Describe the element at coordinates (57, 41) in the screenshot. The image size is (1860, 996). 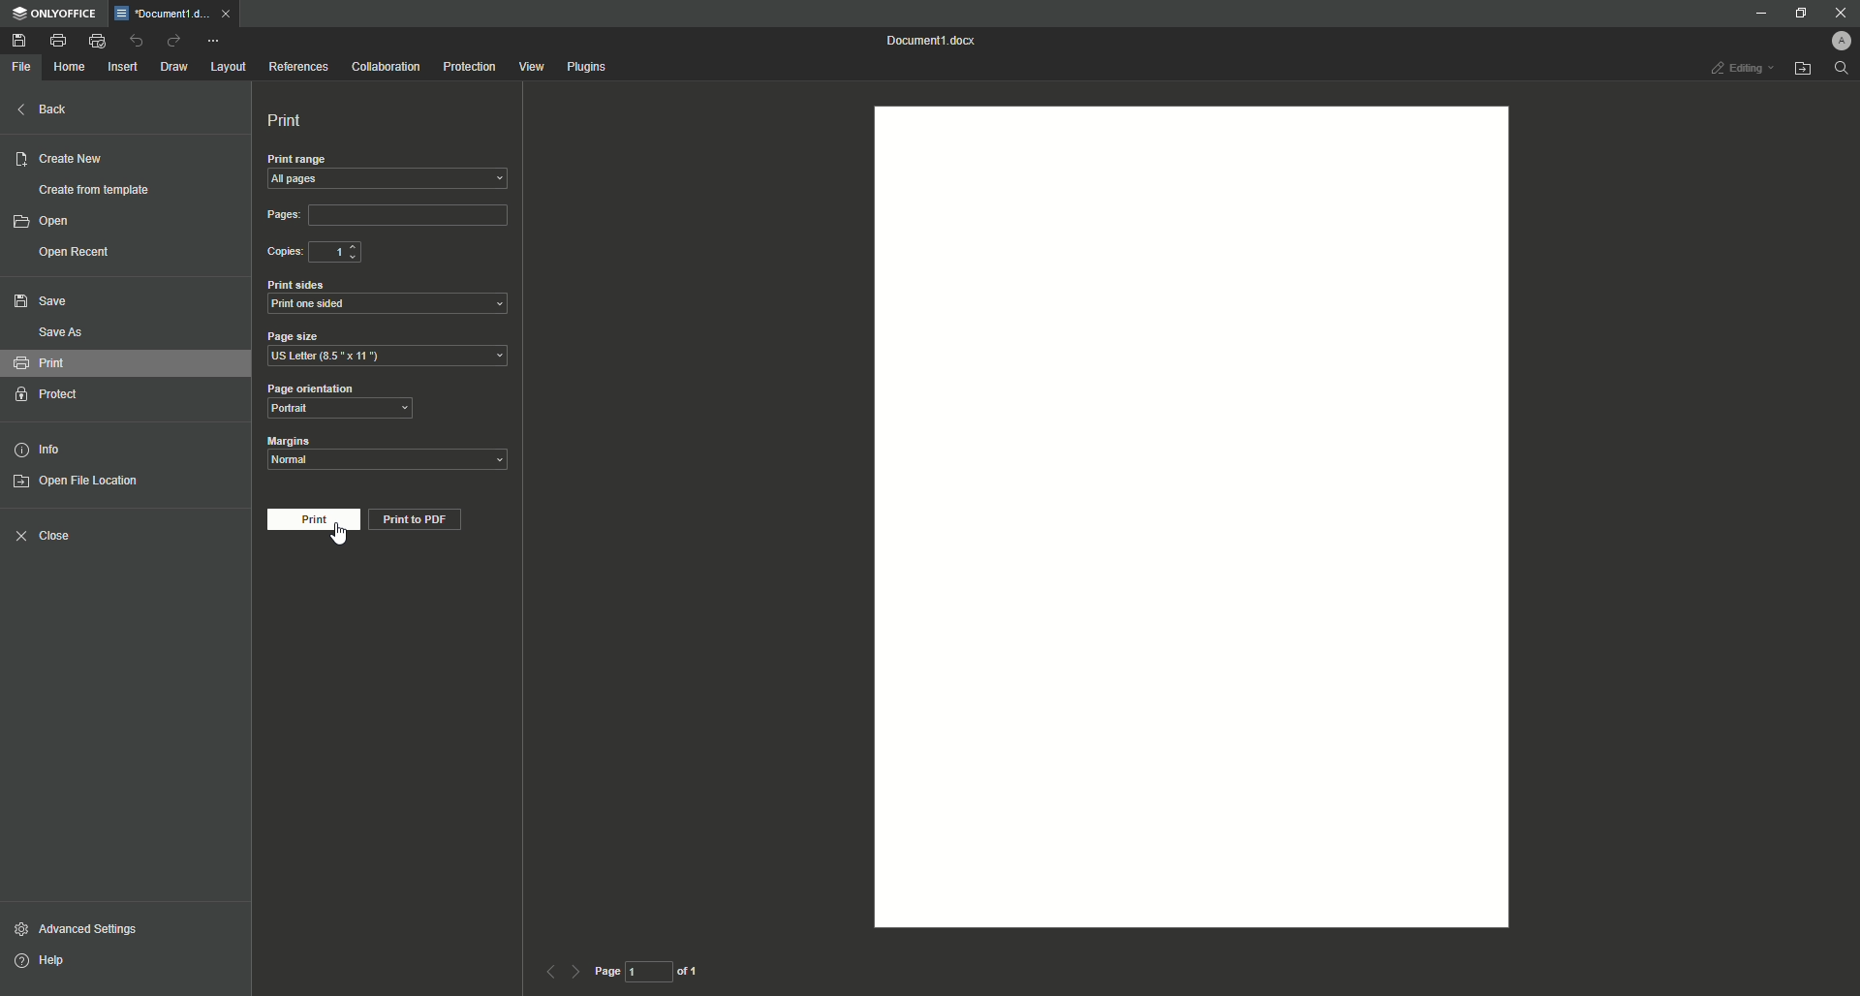
I see `Print` at that location.